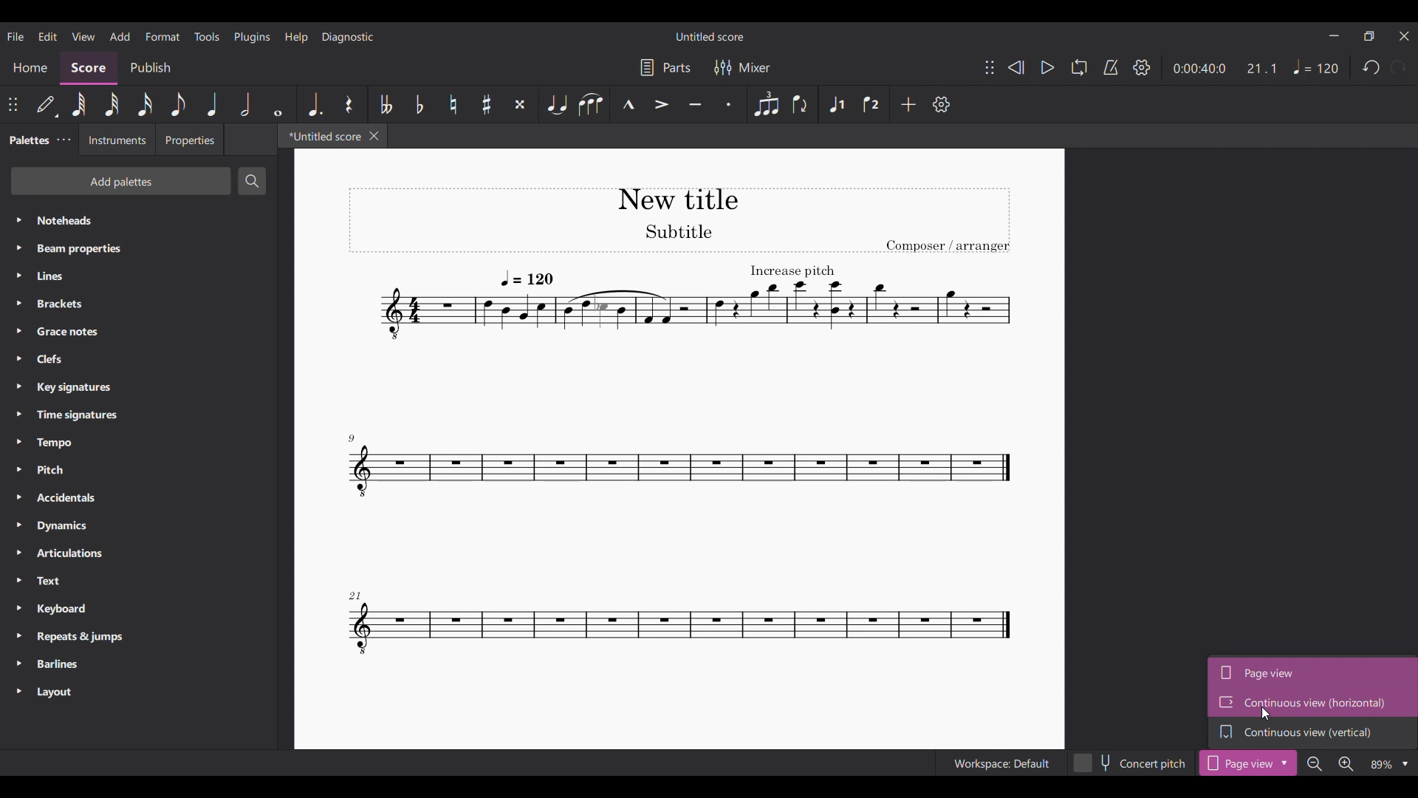 The image size is (1418, 798). What do you see at coordinates (139, 304) in the screenshot?
I see `Brackets` at bounding box center [139, 304].